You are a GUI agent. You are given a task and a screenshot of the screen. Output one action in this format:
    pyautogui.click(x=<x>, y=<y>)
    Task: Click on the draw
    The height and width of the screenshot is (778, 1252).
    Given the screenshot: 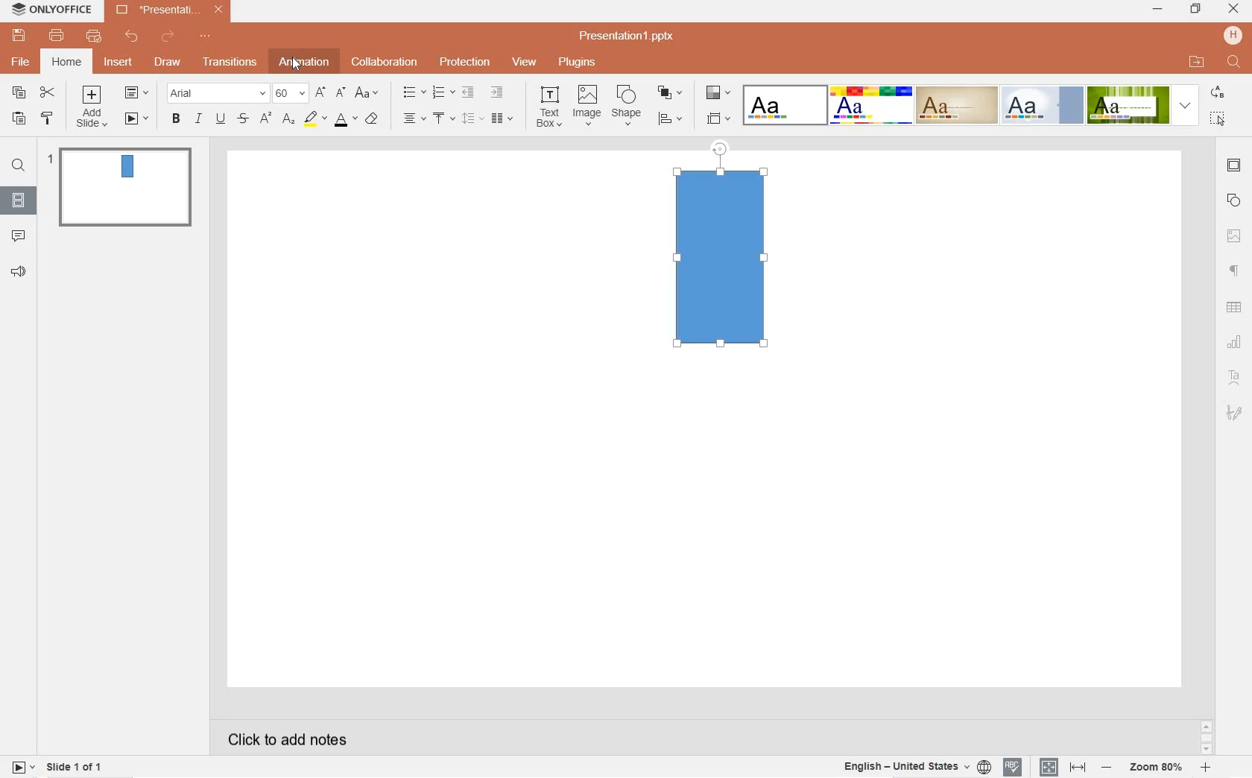 What is the action you would take?
    pyautogui.click(x=167, y=60)
    